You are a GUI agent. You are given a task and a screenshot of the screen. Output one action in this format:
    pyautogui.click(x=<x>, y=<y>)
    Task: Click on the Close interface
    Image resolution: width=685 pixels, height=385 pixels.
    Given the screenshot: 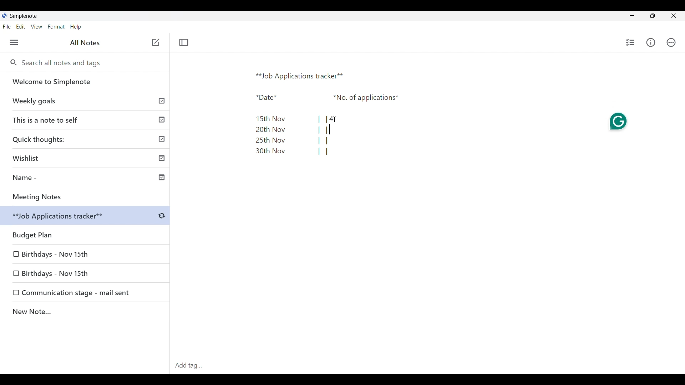 What is the action you would take?
    pyautogui.click(x=674, y=16)
    